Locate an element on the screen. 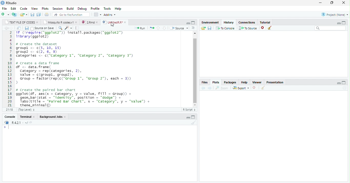 The width and height of the screenshot is (350, 183). profile is located at coordinates (95, 8).